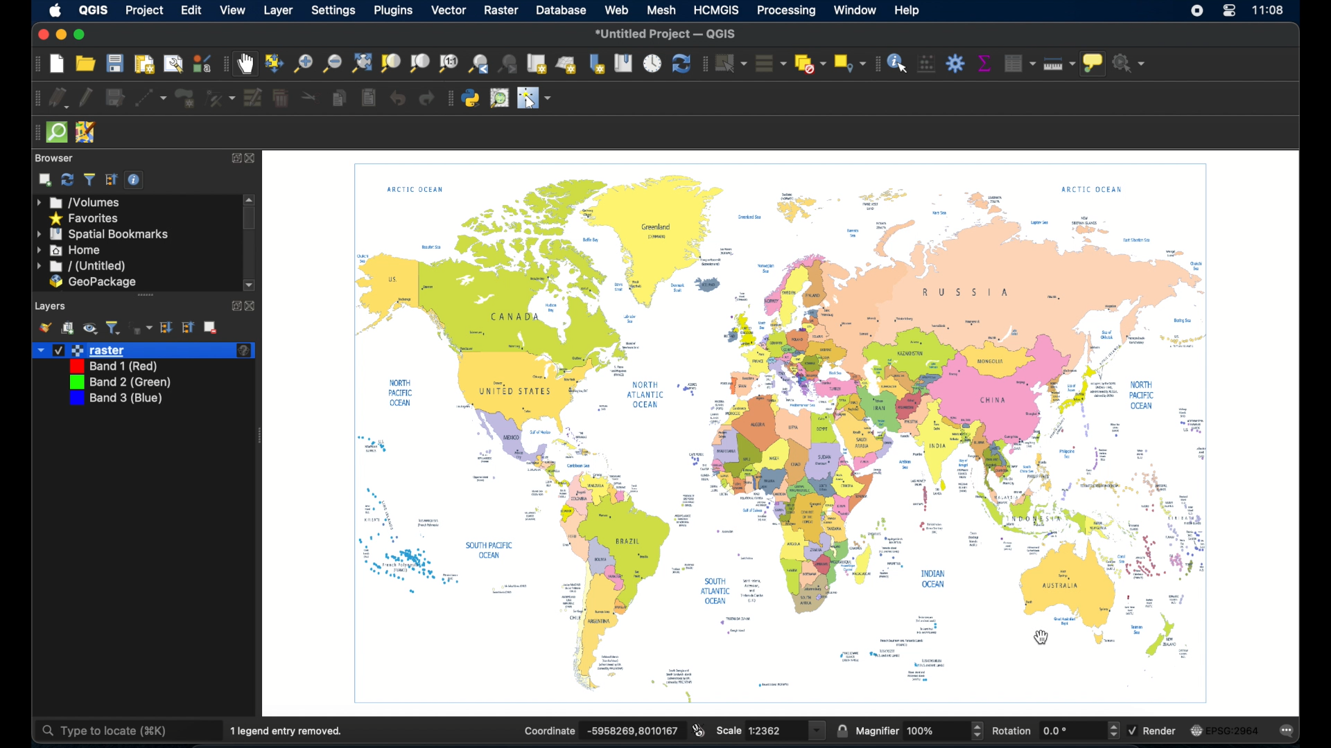 Image resolution: width=1331 pixels, height=748 pixels. What do you see at coordinates (729, 731) in the screenshot?
I see `scale` at bounding box center [729, 731].